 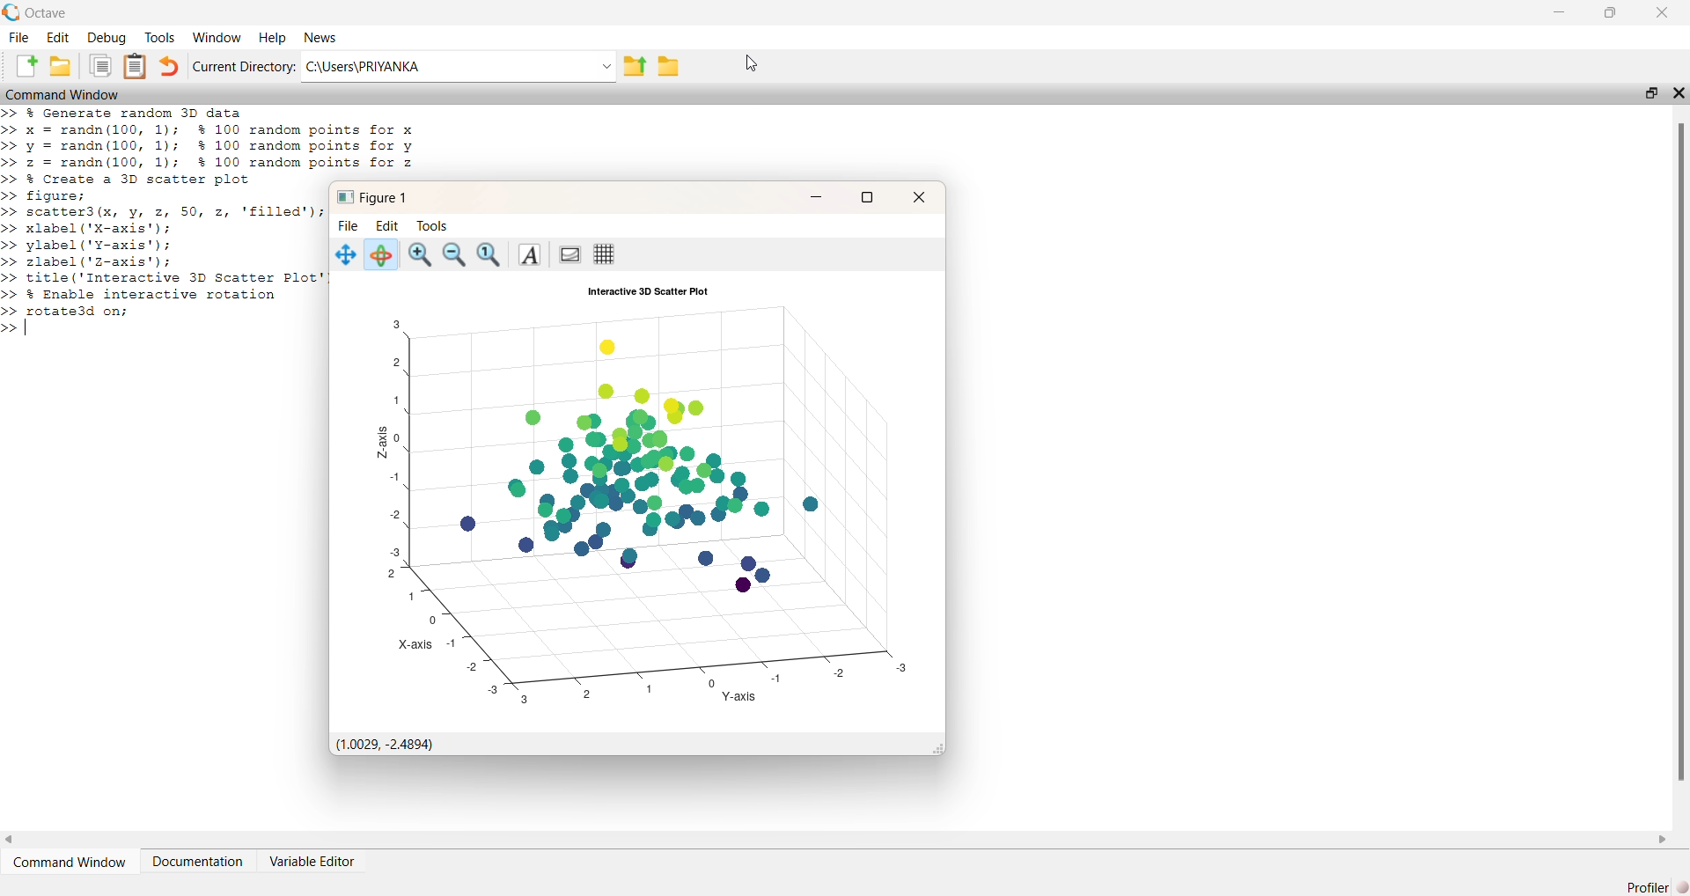 I want to click on close, so click(x=1663, y=12).